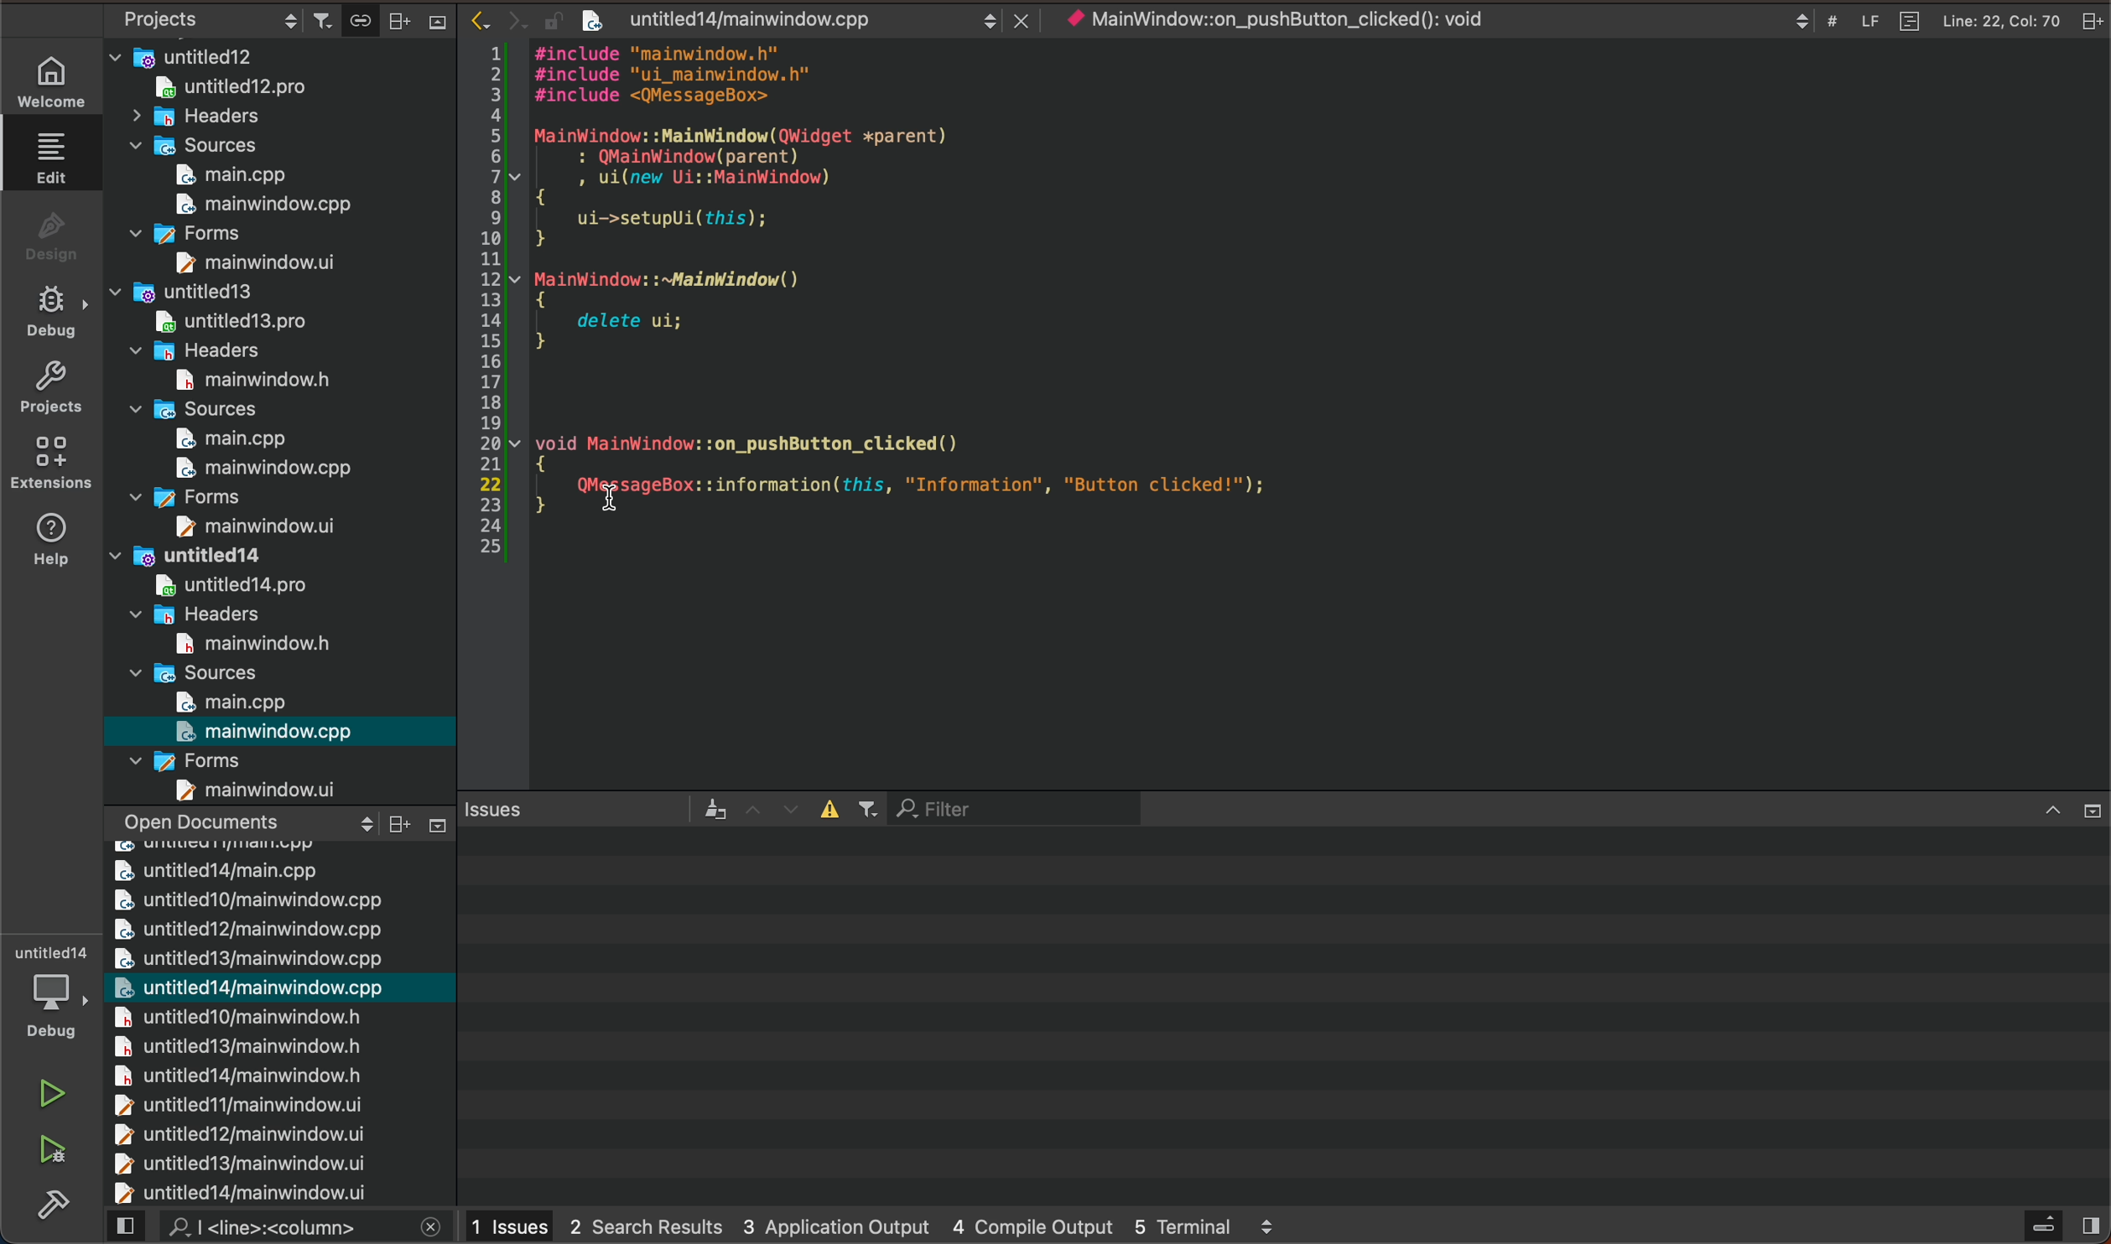 Image resolution: width=2111 pixels, height=1244 pixels. Describe the element at coordinates (53, 86) in the screenshot. I see `WELCOME` at that location.